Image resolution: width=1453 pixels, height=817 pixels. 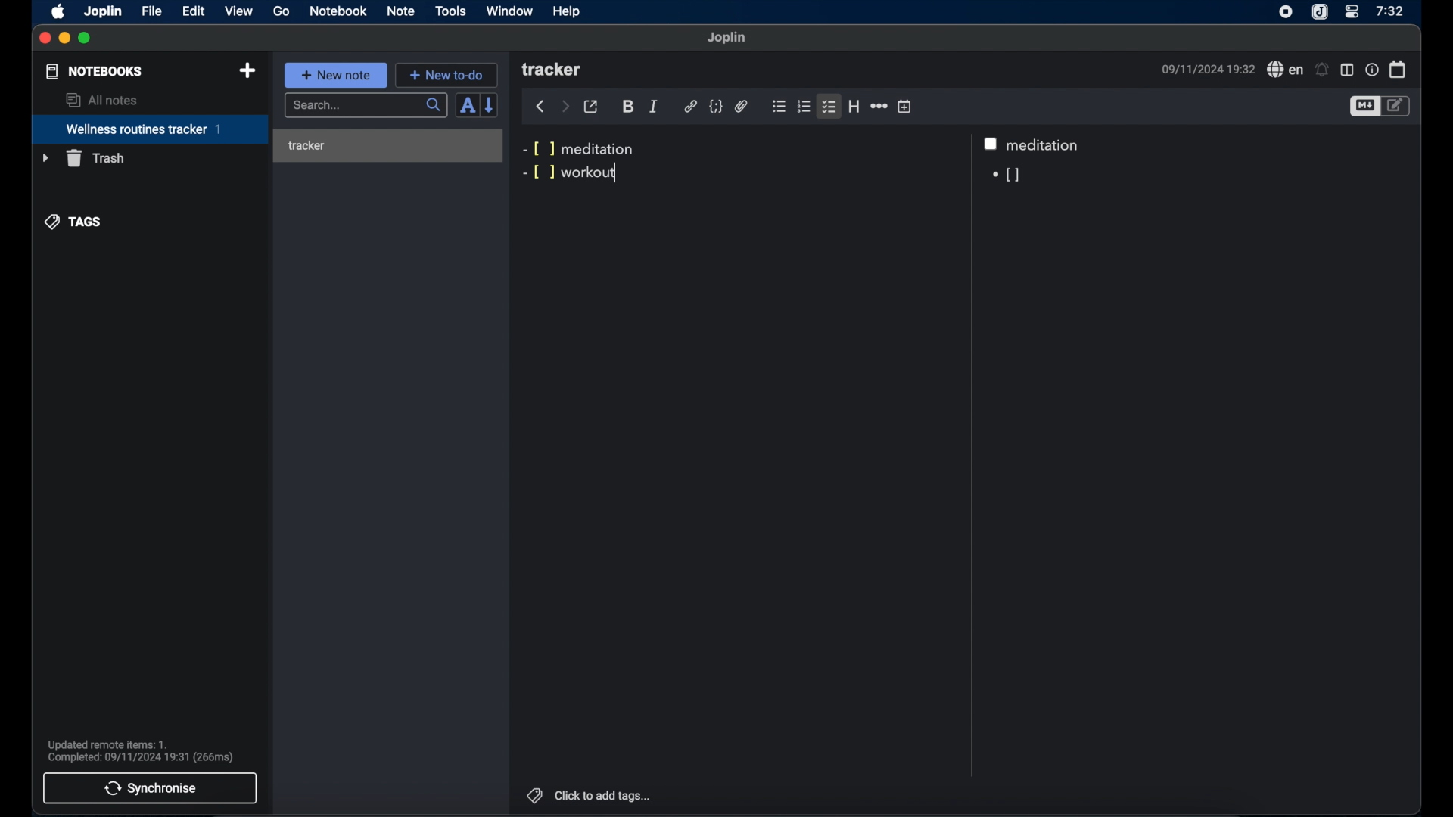 What do you see at coordinates (388, 148) in the screenshot?
I see `tracker` at bounding box center [388, 148].